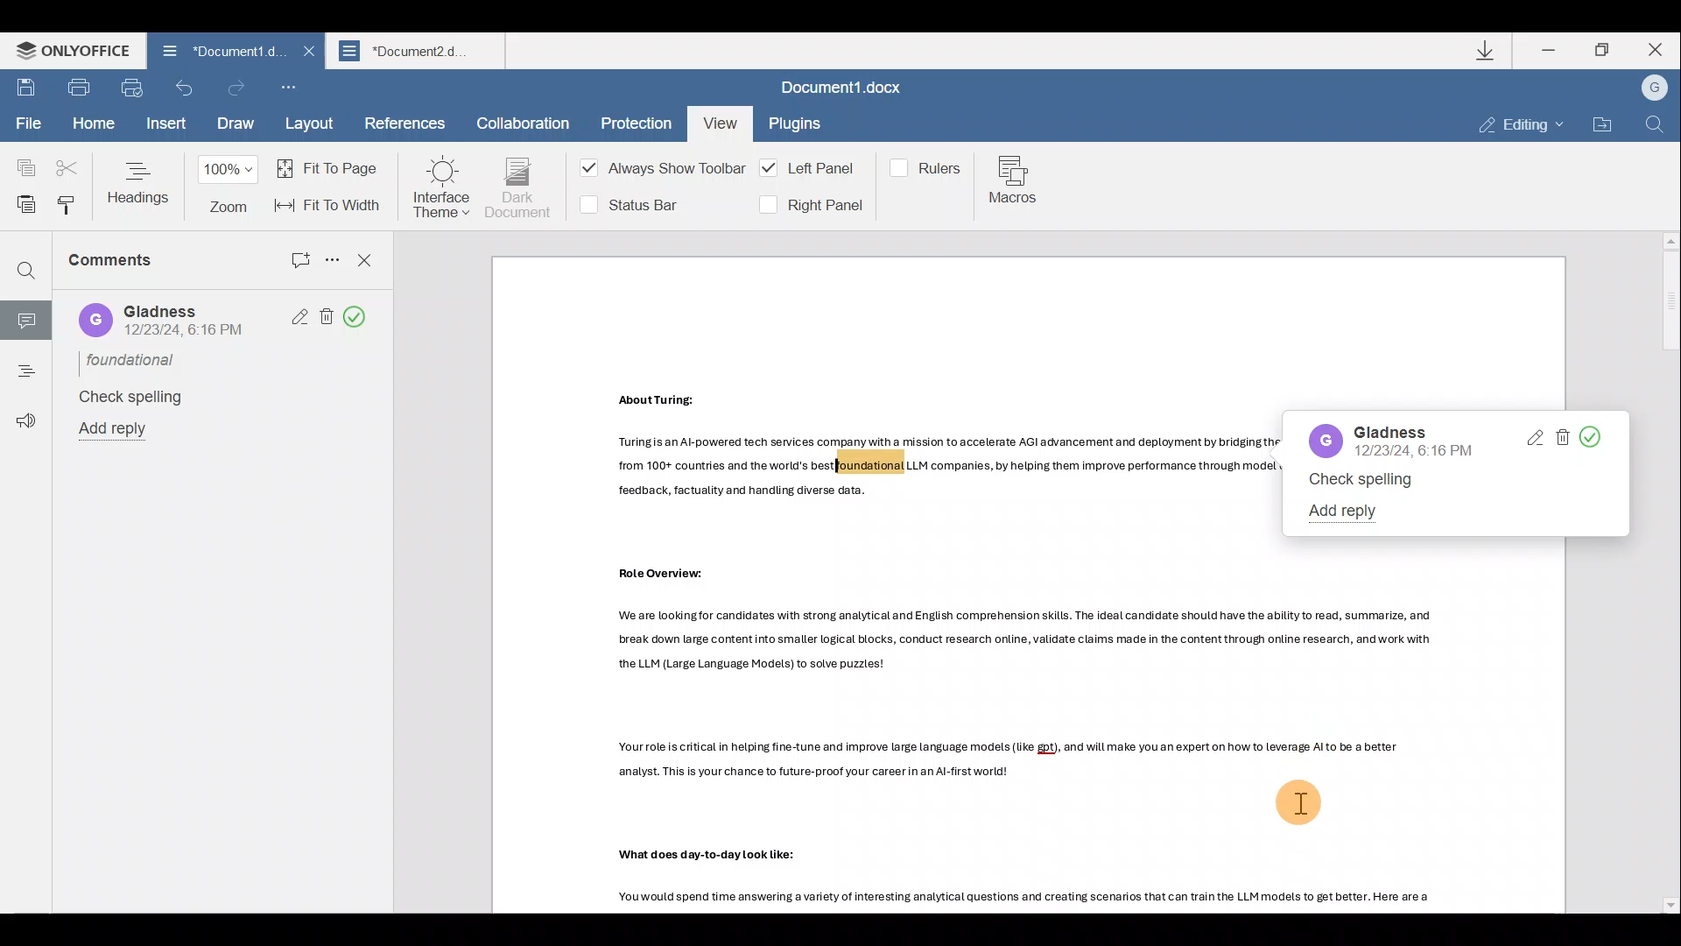 Image resolution: width=1681 pixels, height=946 pixels. I want to click on , so click(1030, 900).